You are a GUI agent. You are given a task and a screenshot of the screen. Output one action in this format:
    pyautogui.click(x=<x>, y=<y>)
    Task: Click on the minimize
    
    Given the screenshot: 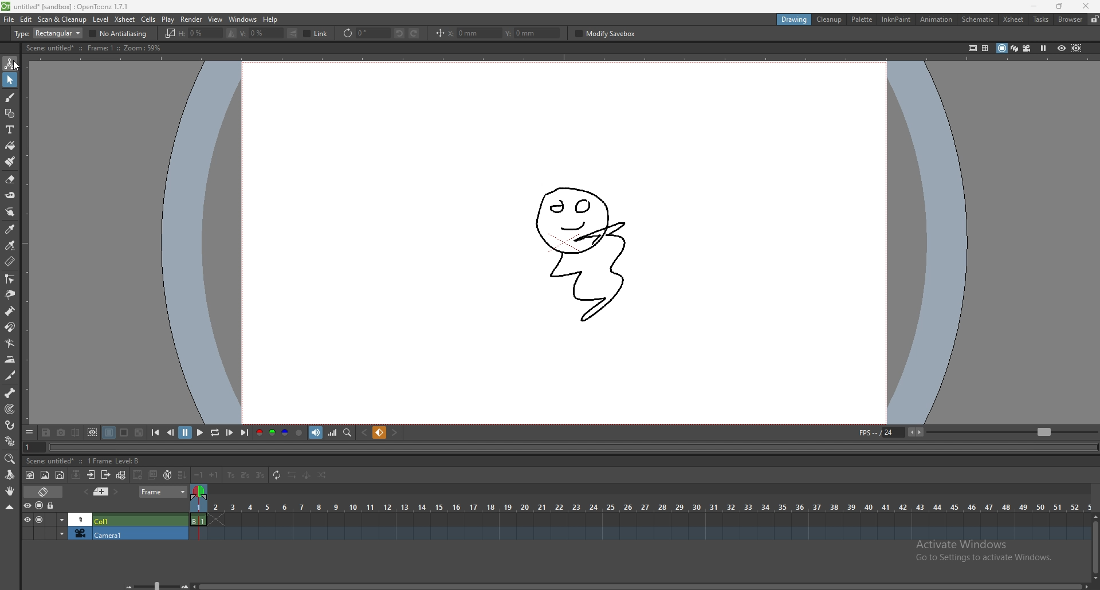 What is the action you would take?
    pyautogui.click(x=1035, y=6)
    